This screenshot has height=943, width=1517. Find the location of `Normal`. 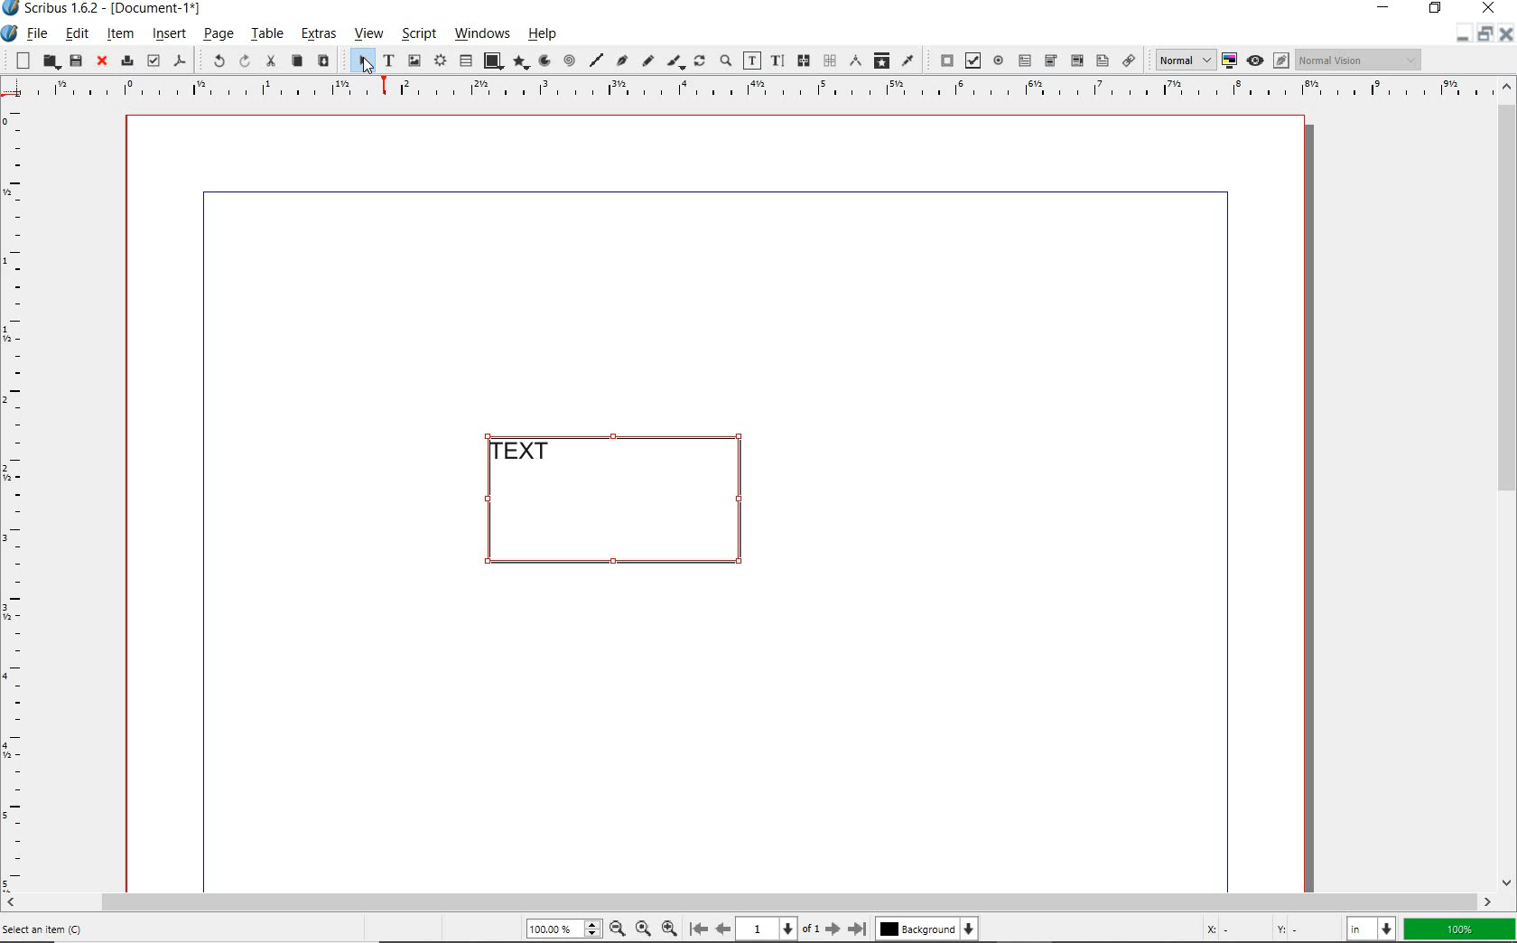

Normal is located at coordinates (1184, 60).